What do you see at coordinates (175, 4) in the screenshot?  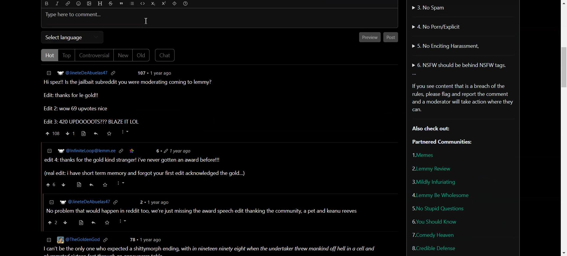 I see `Spoiler` at bounding box center [175, 4].